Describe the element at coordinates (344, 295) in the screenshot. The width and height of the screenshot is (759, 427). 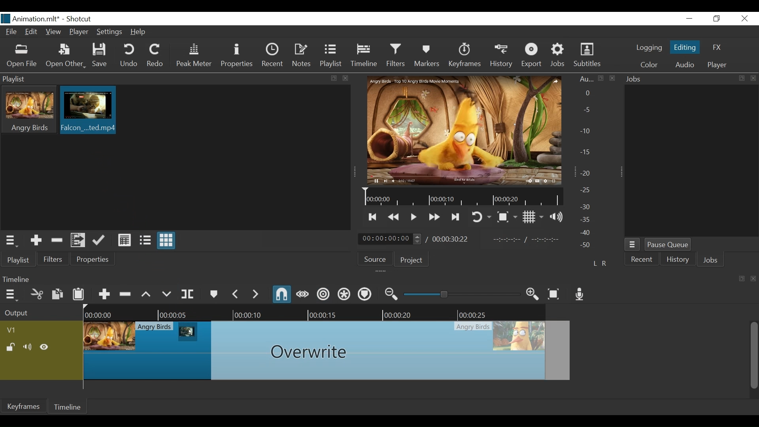
I see `Ripple all tracks` at that location.